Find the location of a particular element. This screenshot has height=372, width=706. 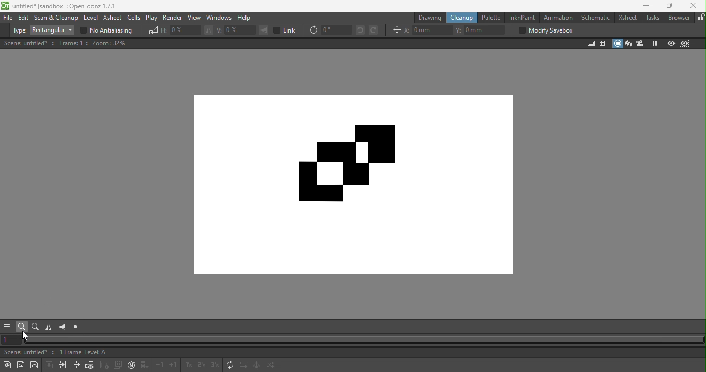

Y-axis is located at coordinates (481, 29).